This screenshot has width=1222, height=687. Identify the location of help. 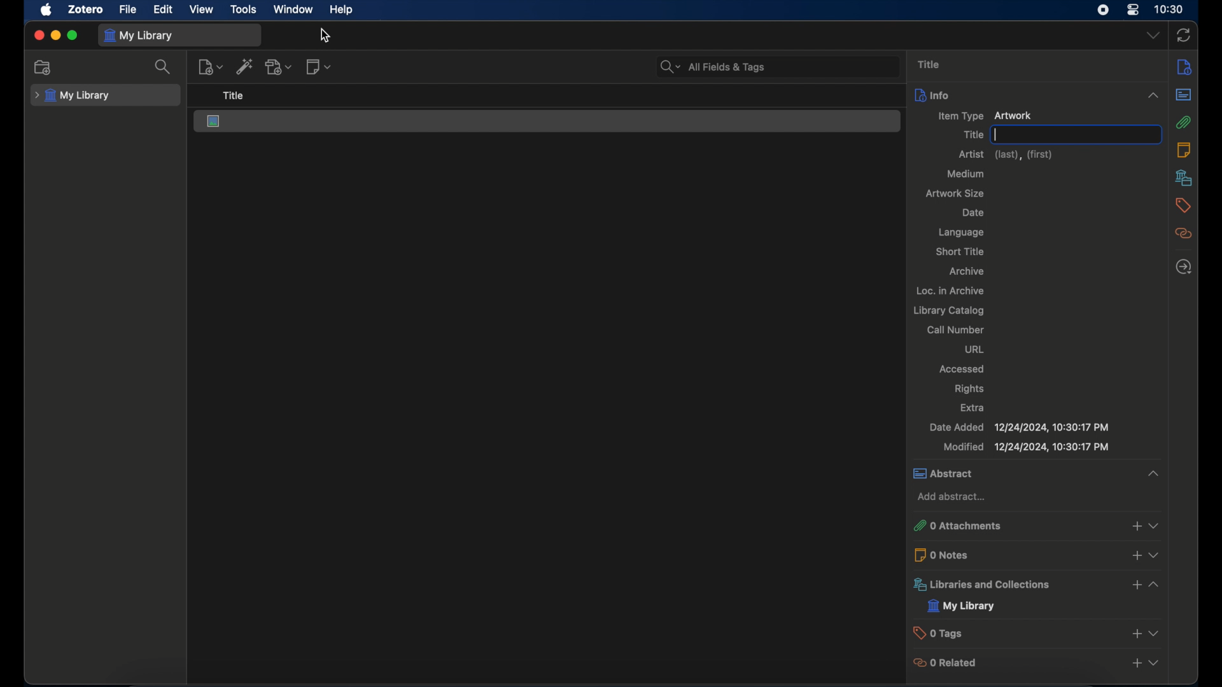
(341, 10).